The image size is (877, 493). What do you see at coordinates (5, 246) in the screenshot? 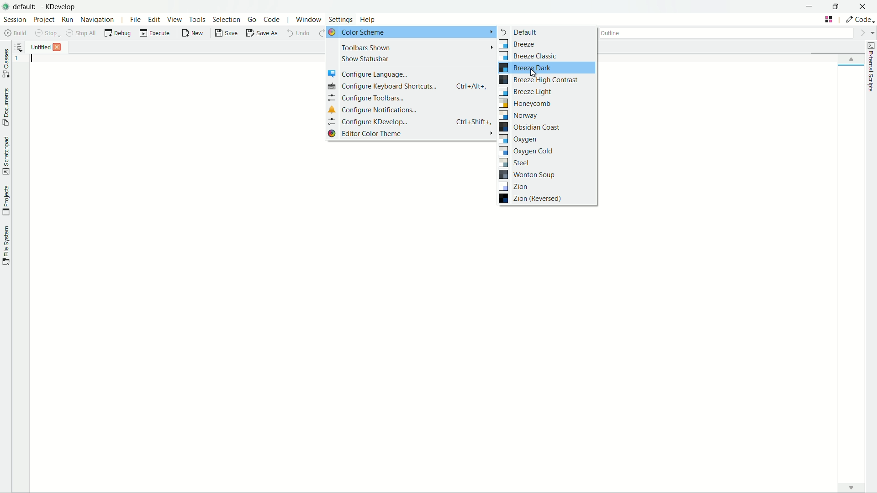
I see `toggle file system` at bounding box center [5, 246].